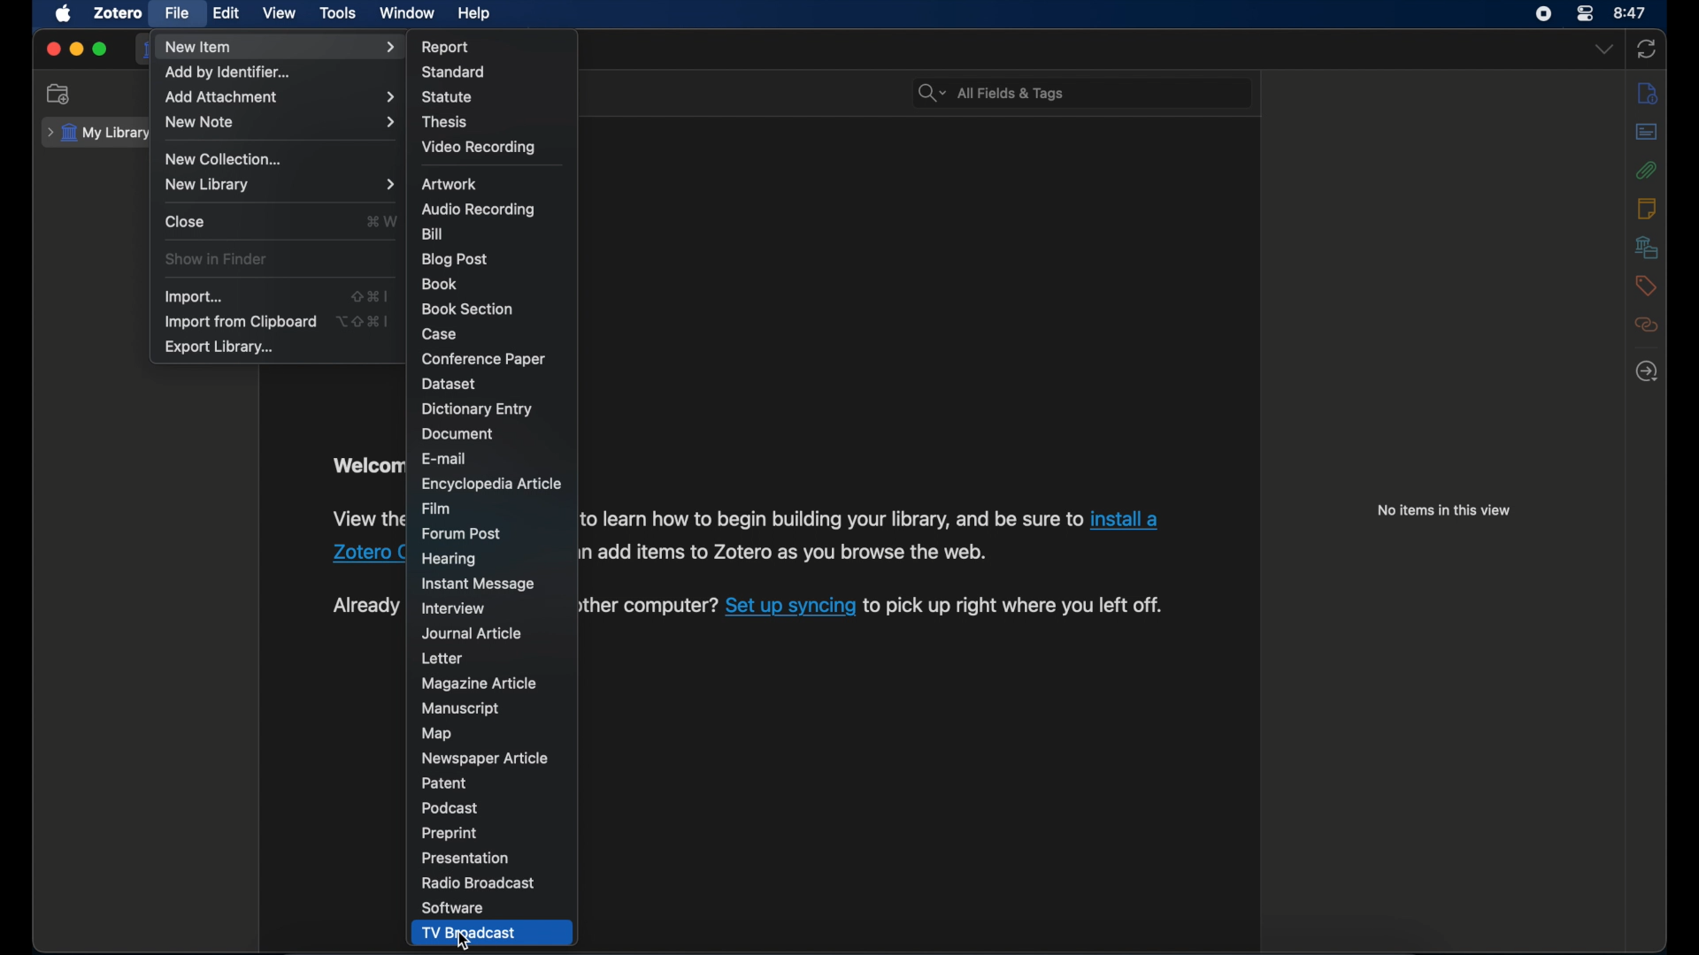 The height and width of the screenshot is (955, 1699). I want to click on maximize, so click(100, 49).